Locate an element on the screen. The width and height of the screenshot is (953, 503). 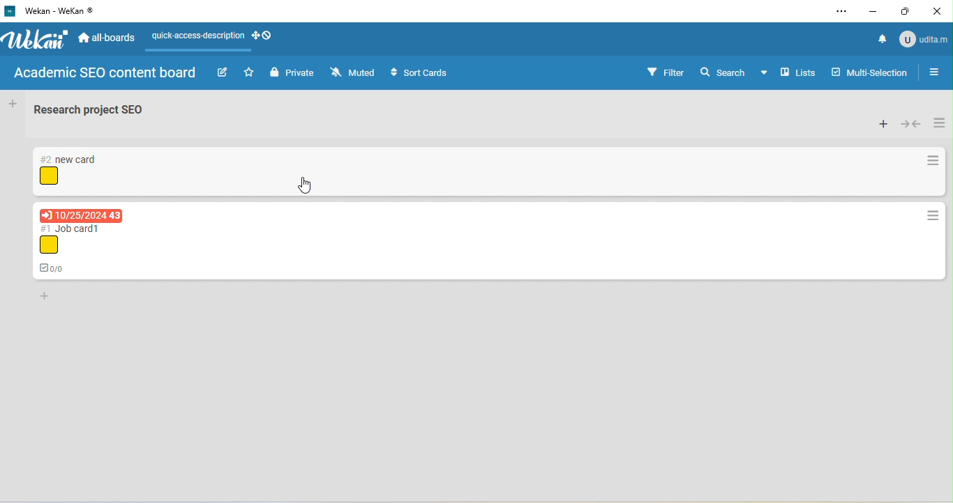
toggle sidebar is located at coordinates (938, 72).